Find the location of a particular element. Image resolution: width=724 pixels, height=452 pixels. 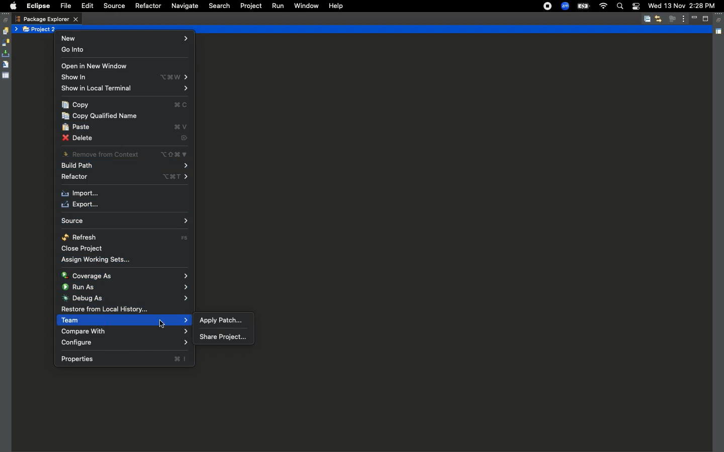

Search is located at coordinates (219, 6).